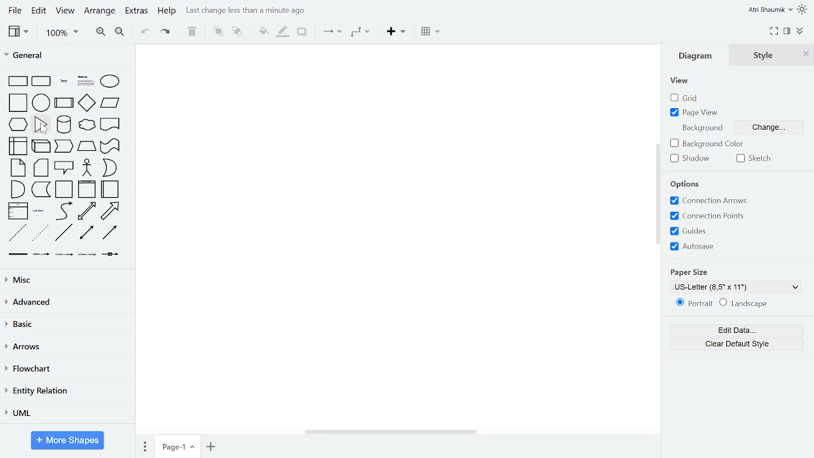  Describe the element at coordinates (40, 255) in the screenshot. I see `connector with label` at that location.